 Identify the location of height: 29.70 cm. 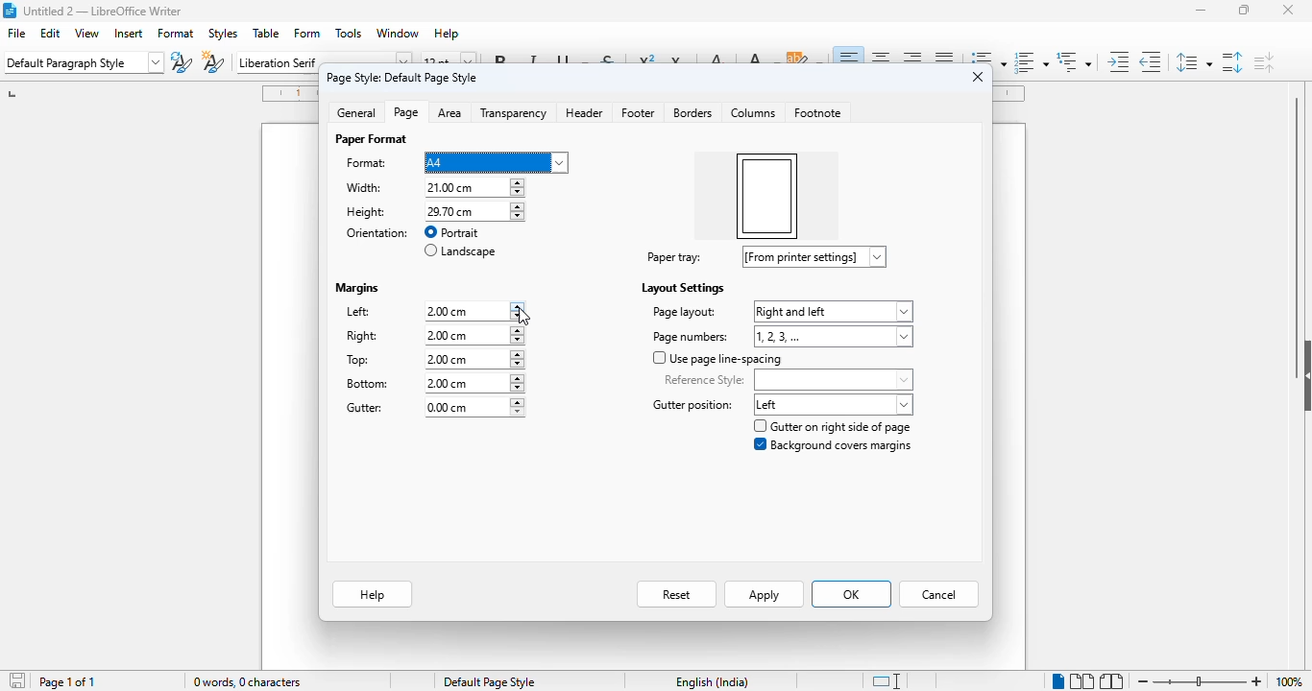
(369, 211).